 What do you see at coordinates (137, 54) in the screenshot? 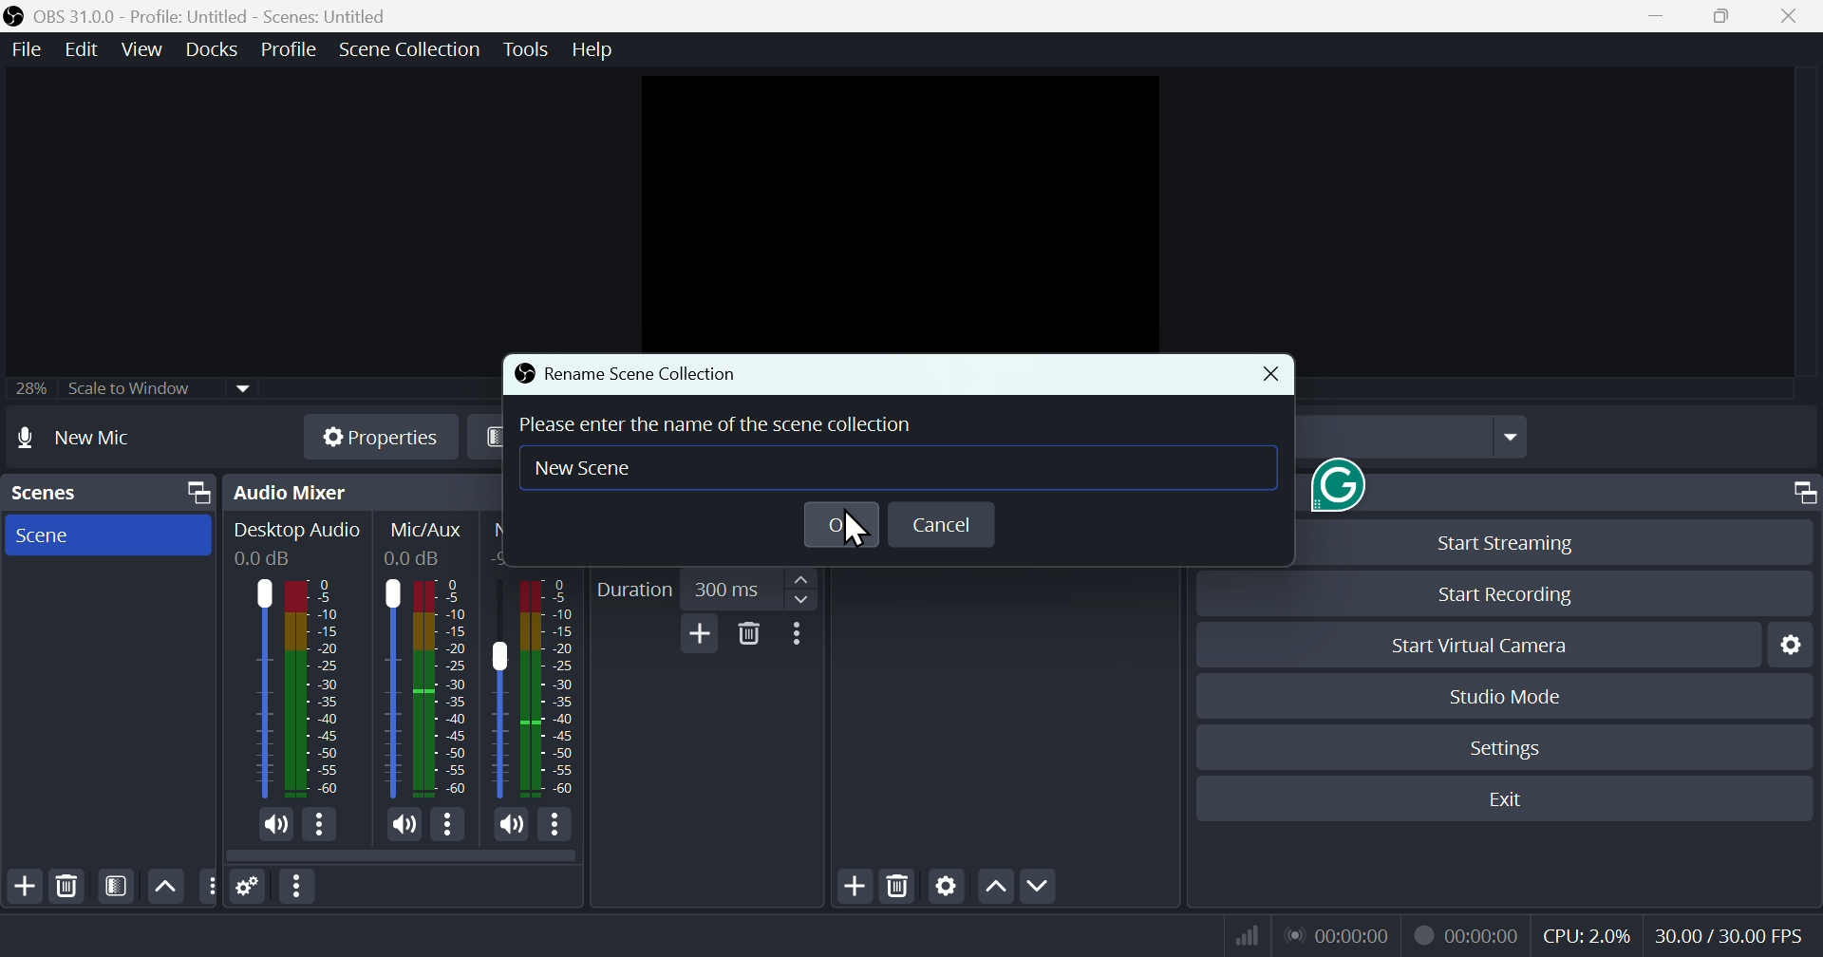
I see `View` at bounding box center [137, 54].